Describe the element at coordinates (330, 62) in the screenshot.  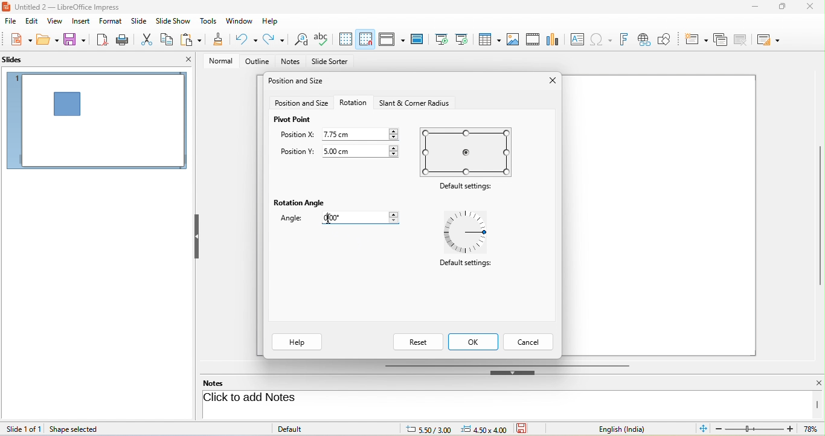
I see `slide sorter` at that location.